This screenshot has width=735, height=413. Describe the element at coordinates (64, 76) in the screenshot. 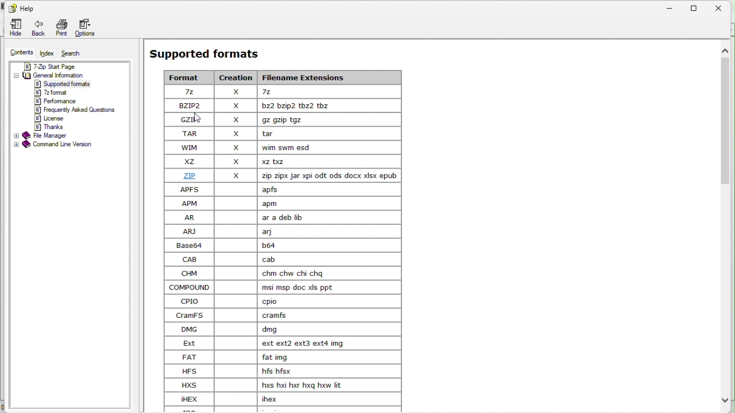

I see `General information` at that location.